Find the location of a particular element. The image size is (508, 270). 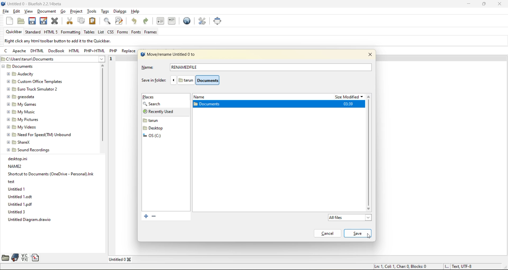

grassdata is located at coordinates (23, 96).